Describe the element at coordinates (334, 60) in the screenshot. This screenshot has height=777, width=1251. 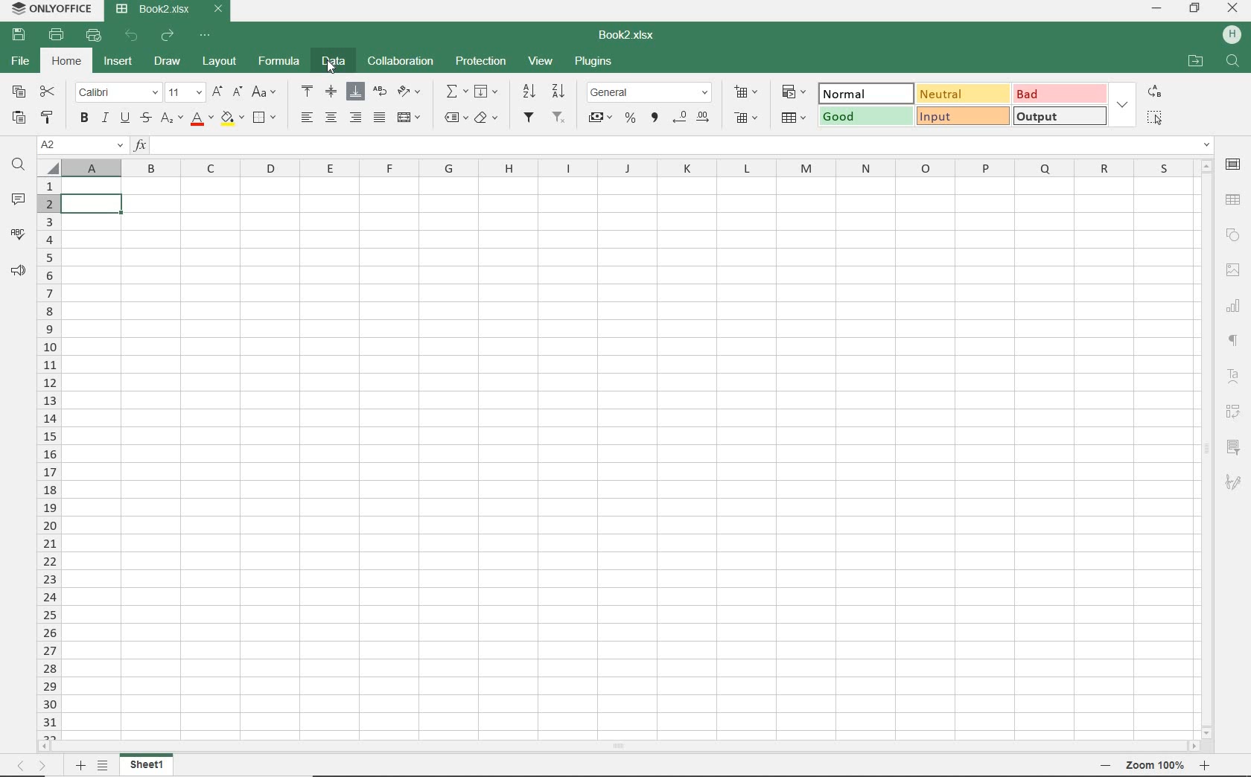
I see `DATA` at that location.